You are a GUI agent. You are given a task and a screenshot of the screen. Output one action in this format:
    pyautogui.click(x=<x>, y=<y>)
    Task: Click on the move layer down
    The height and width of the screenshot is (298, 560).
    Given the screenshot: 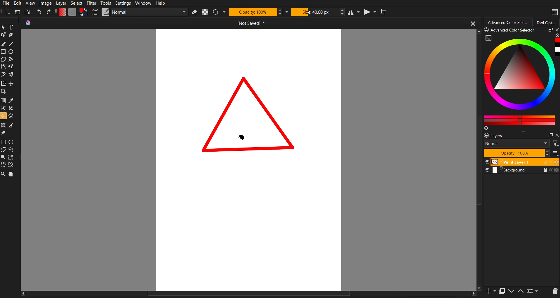 What is the action you would take?
    pyautogui.click(x=511, y=292)
    